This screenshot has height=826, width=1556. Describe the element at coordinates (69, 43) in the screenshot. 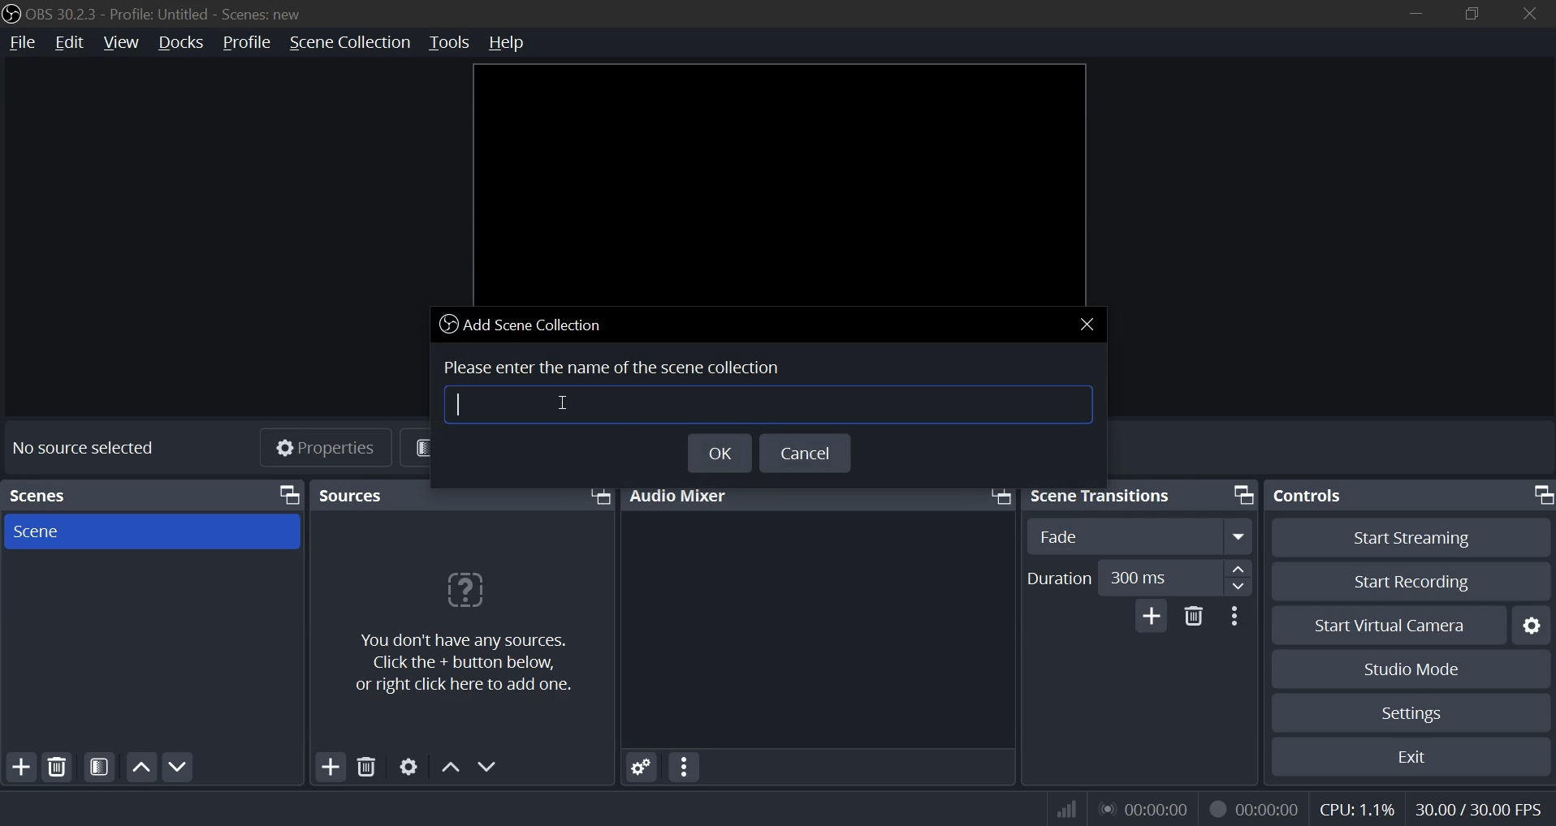

I see `edit` at that location.